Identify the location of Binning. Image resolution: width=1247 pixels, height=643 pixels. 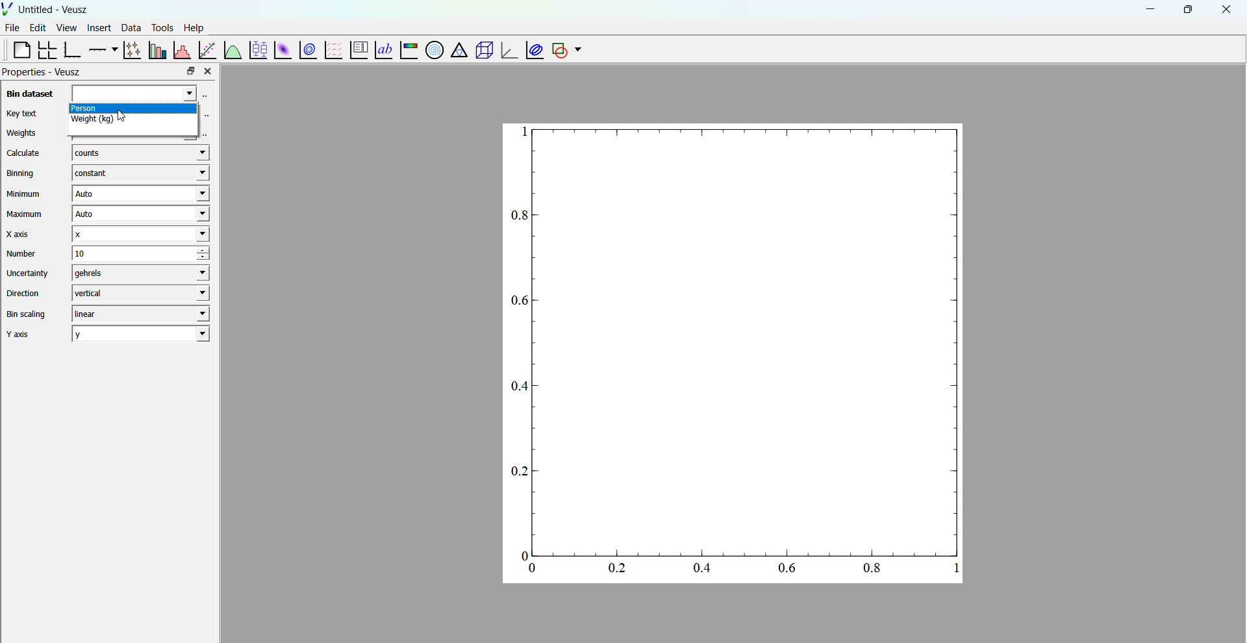
(23, 173).